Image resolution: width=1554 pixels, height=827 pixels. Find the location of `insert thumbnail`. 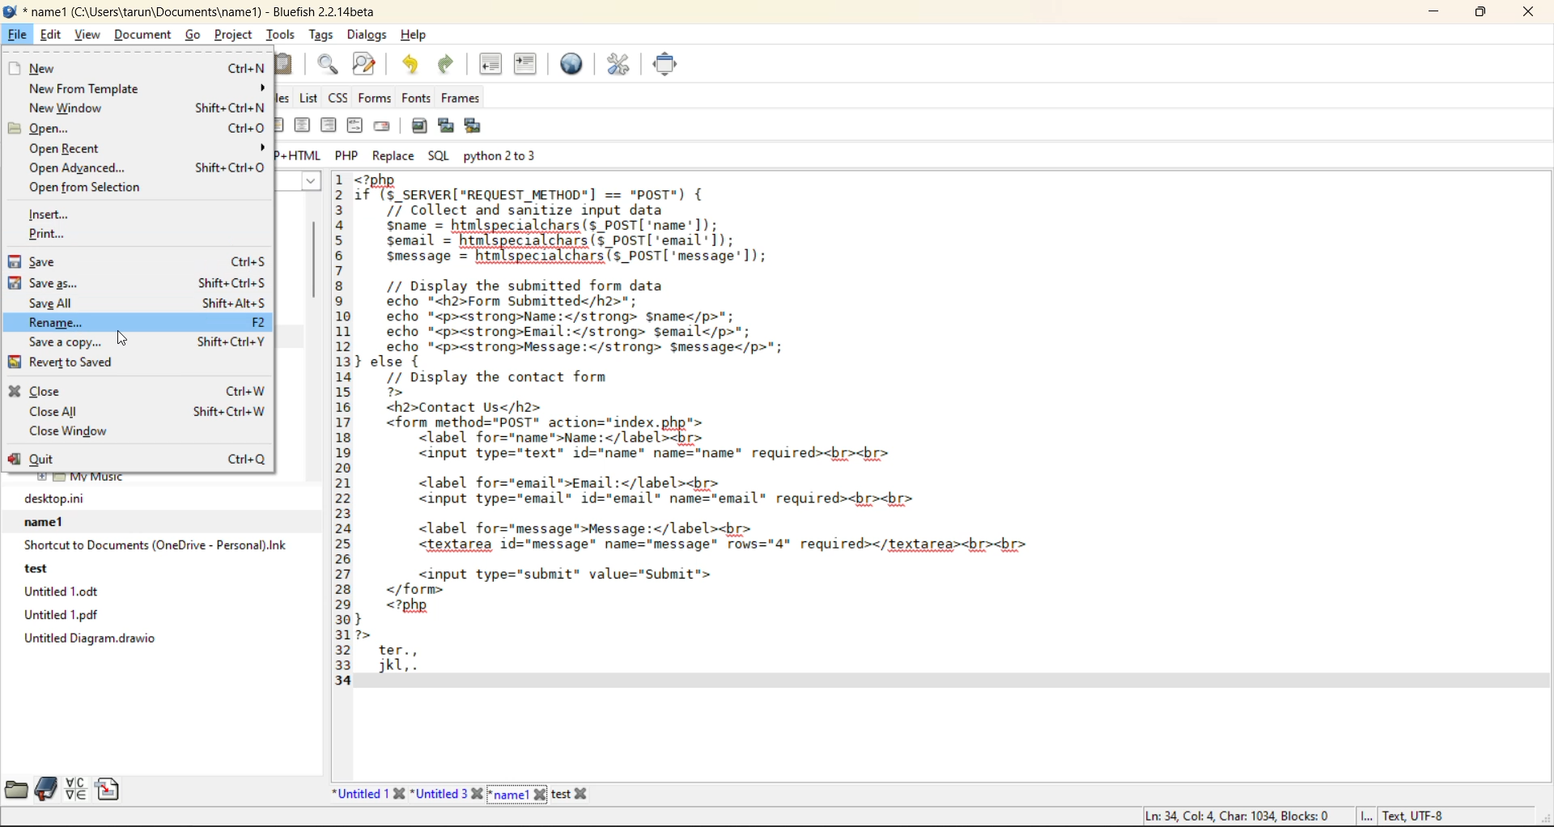

insert thumbnail is located at coordinates (445, 124).